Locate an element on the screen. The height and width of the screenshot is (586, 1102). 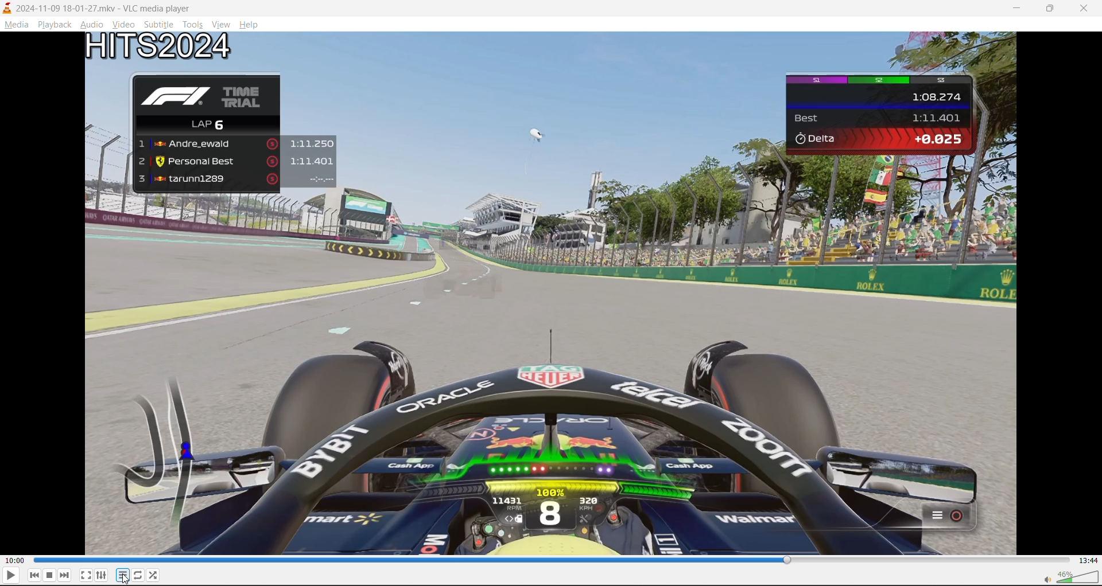
help is located at coordinates (250, 25).